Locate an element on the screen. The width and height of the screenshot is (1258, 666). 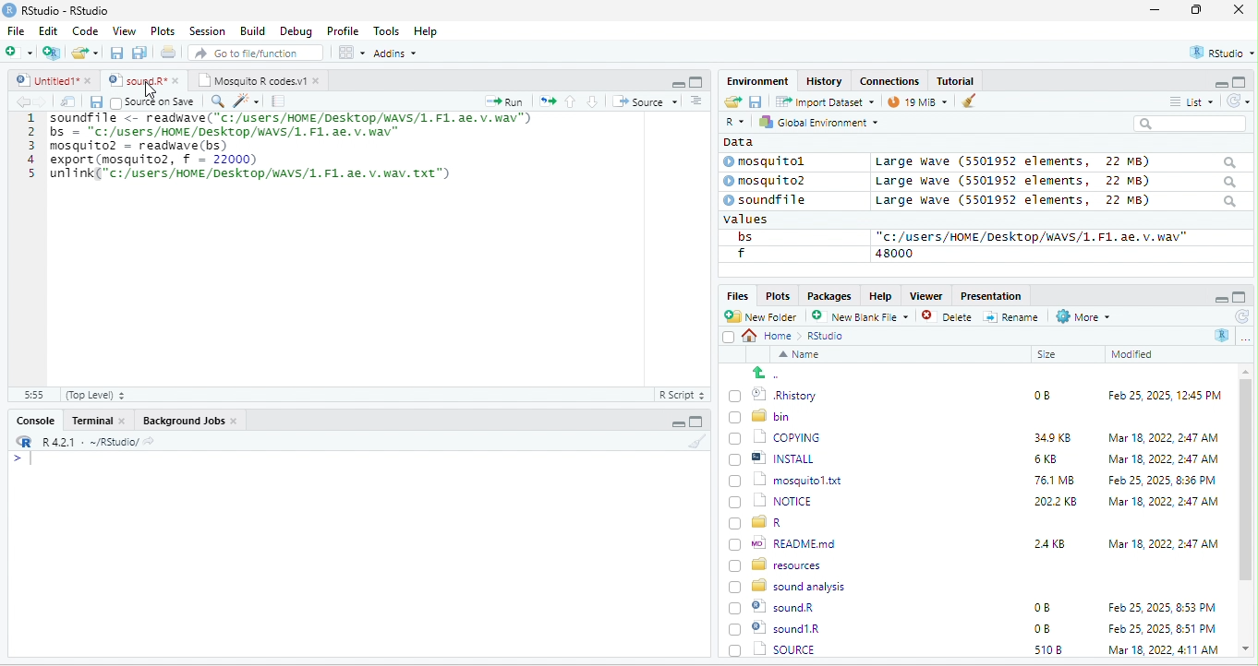
R is located at coordinates (1223, 335).